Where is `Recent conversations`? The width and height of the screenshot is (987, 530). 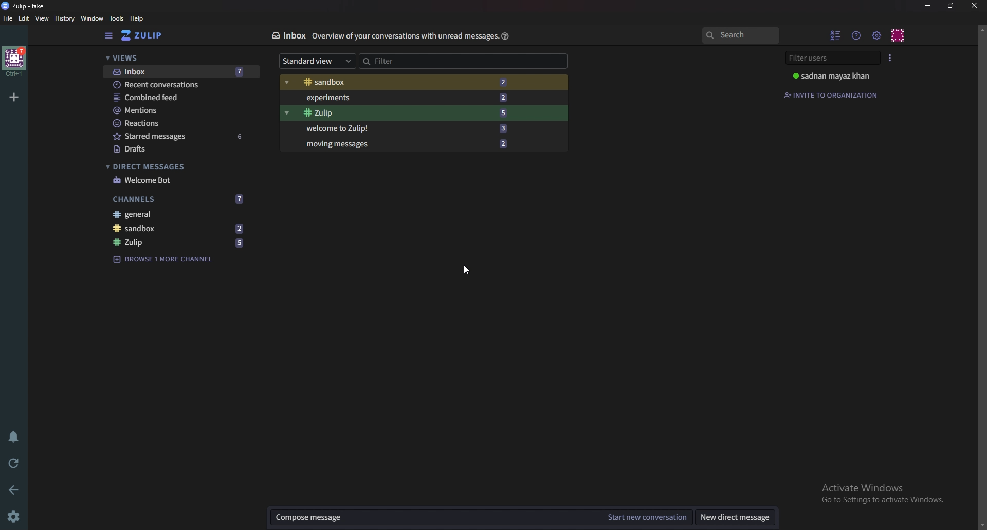
Recent conversations is located at coordinates (181, 85).